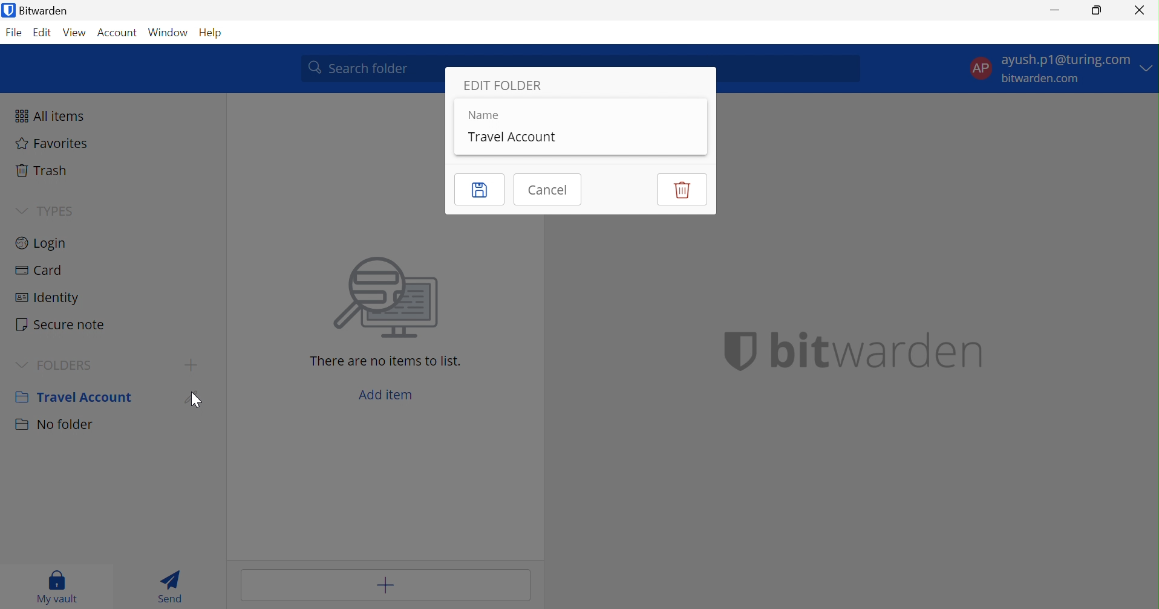 The image size is (1159, 609). What do you see at coordinates (550, 189) in the screenshot?
I see `Cancel` at bounding box center [550, 189].